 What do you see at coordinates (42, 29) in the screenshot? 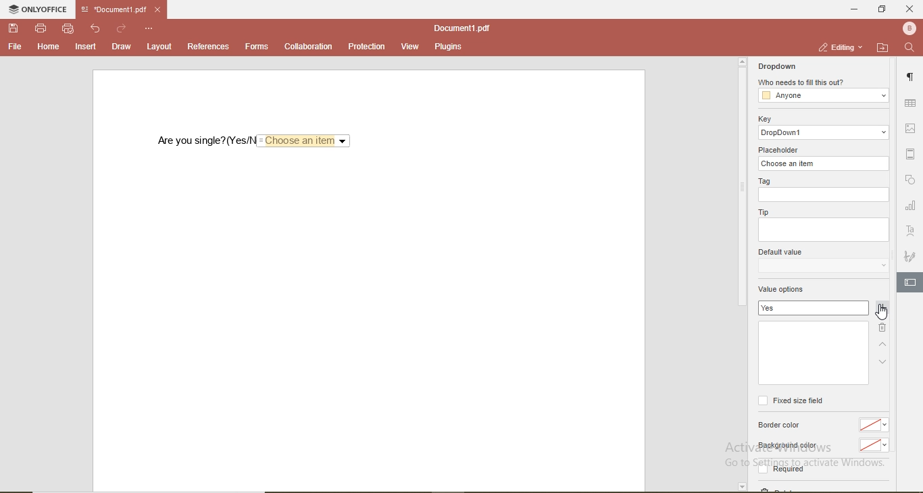
I see `print` at bounding box center [42, 29].